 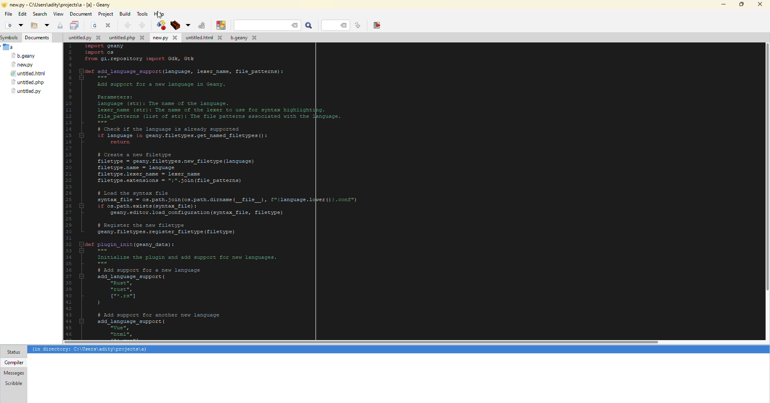 What do you see at coordinates (309, 26) in the screenshot?
I see `search` at bounding box center [309, 26].